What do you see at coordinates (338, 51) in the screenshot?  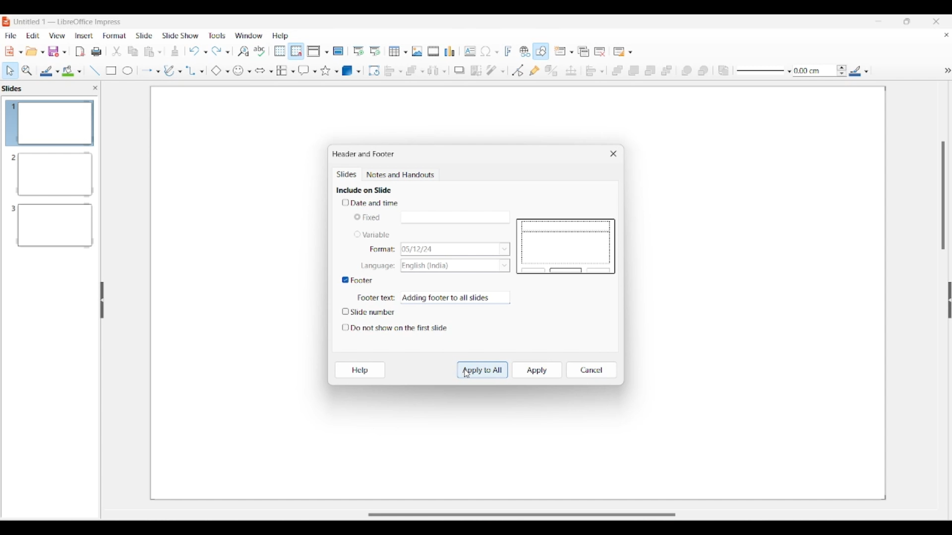 I see `Master slide` at bounding box center [338, 51].